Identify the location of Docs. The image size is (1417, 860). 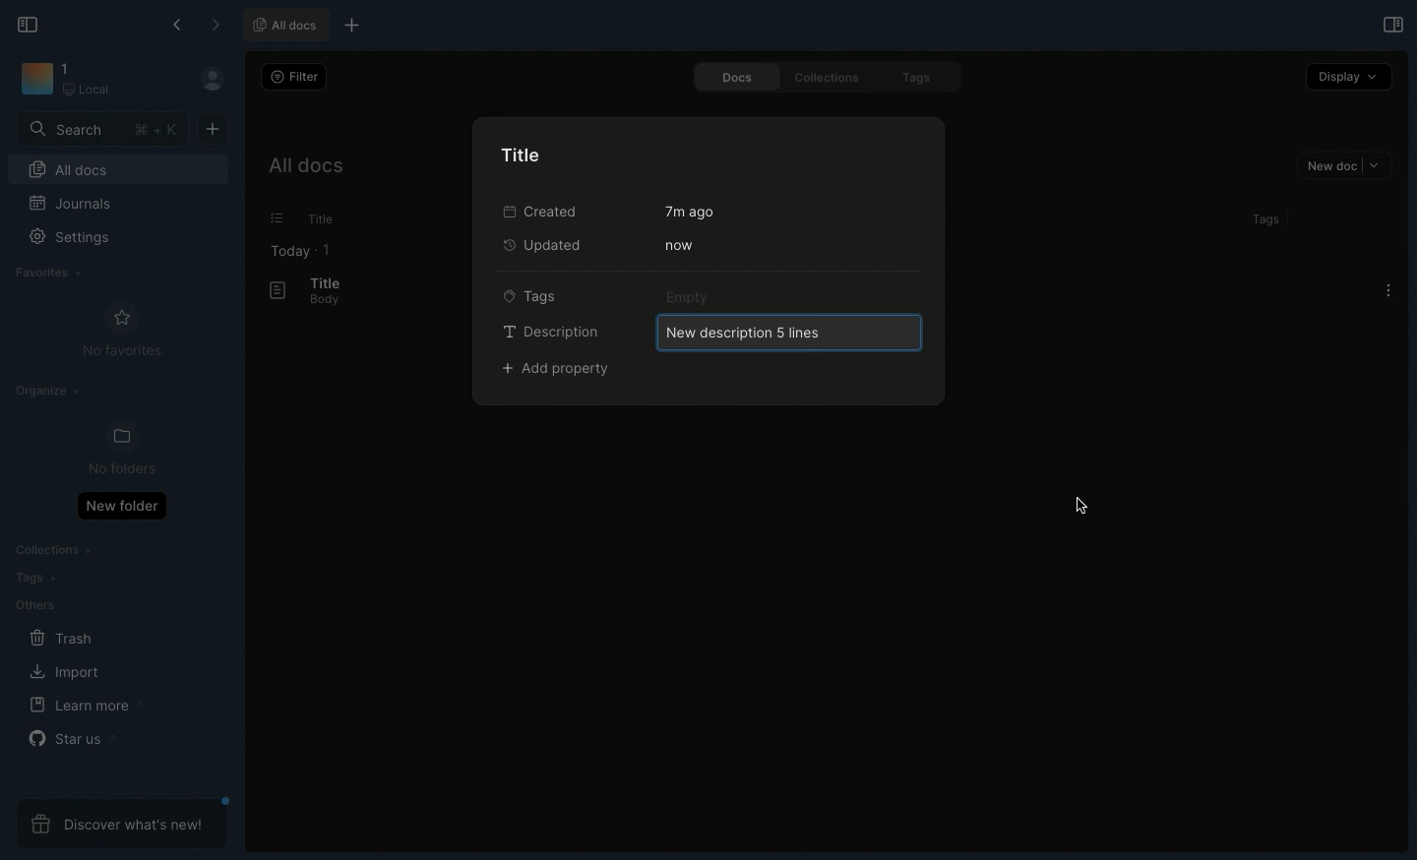
(729, 77).